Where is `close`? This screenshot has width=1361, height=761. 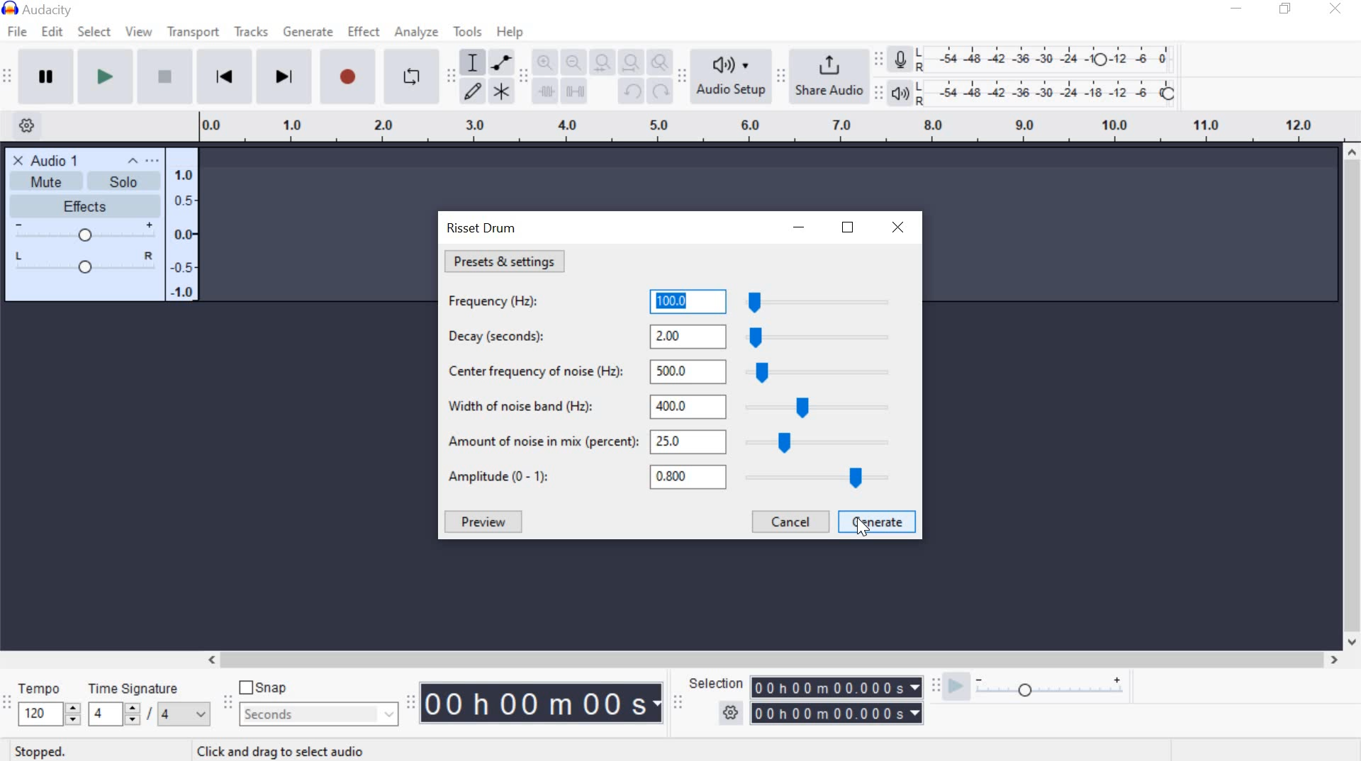 close is located at coordinates (17, 159).